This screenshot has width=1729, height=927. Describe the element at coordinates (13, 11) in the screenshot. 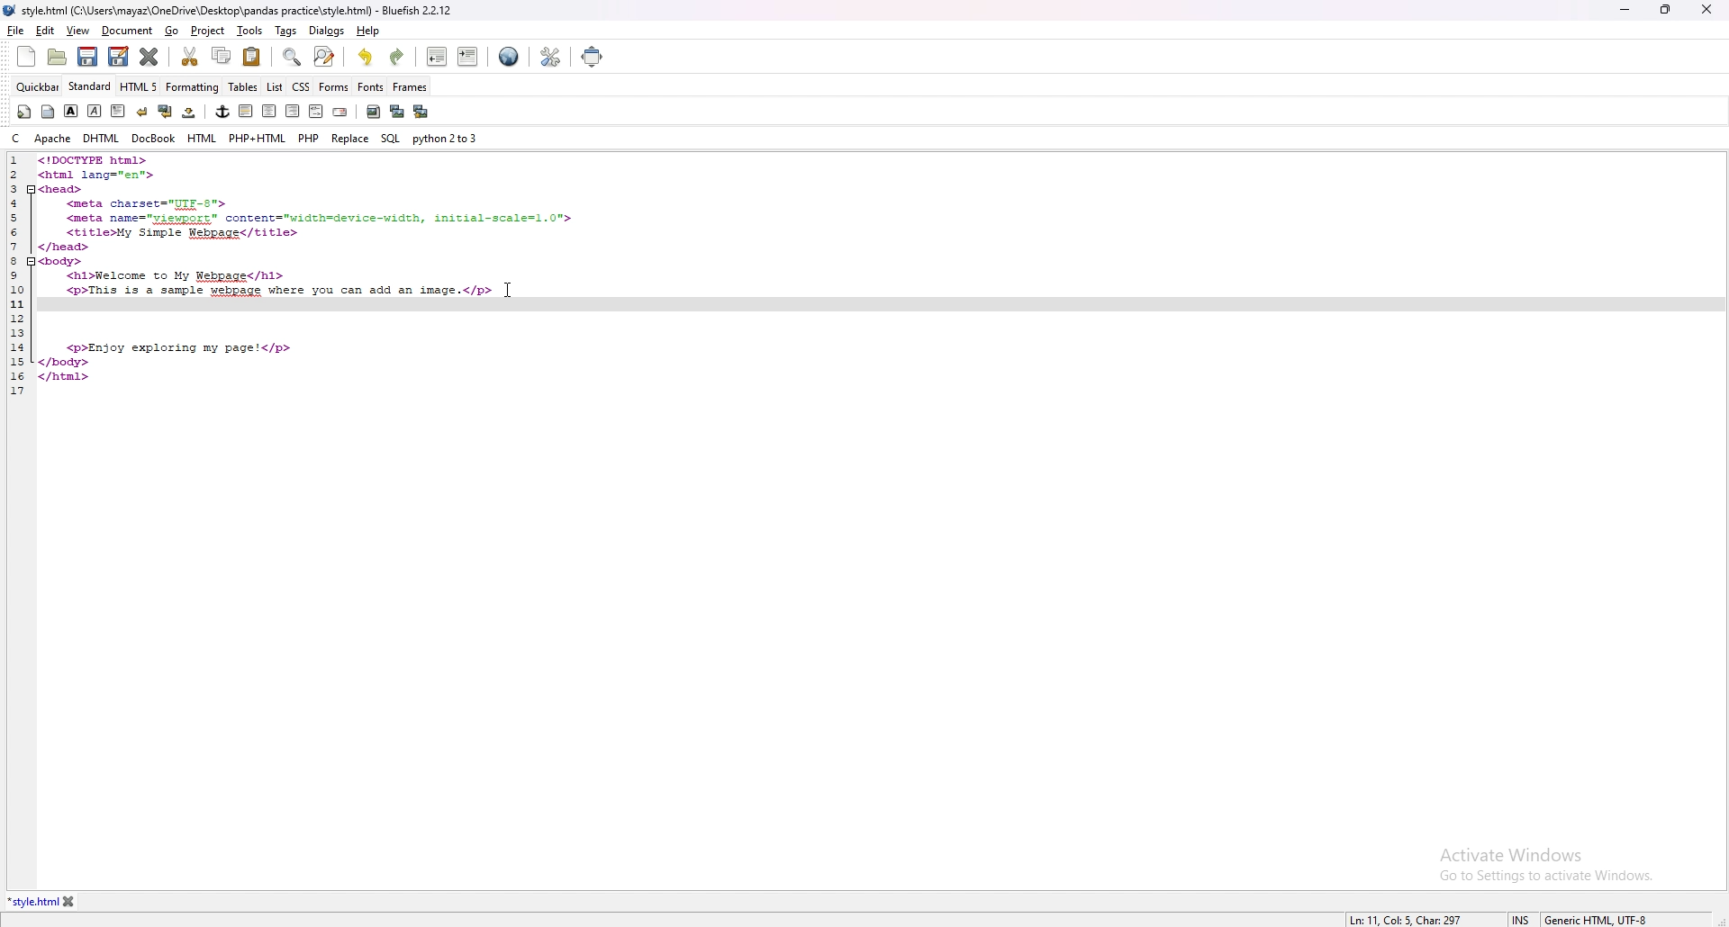

I see `logo` at that location.